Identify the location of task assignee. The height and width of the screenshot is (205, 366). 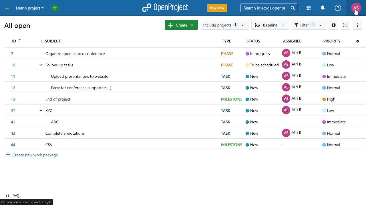
(294, 99).